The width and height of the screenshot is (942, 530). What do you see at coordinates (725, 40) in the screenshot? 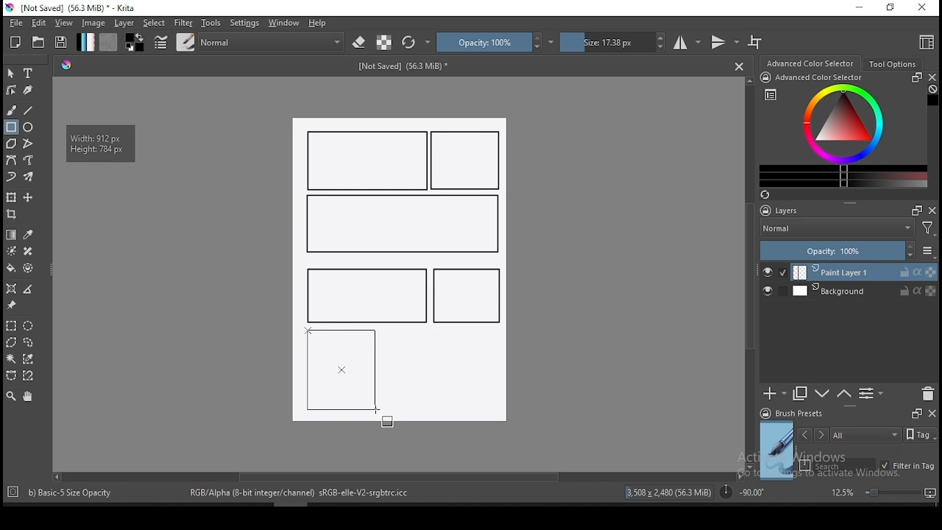
I see `` at bounding box center [725, 40].